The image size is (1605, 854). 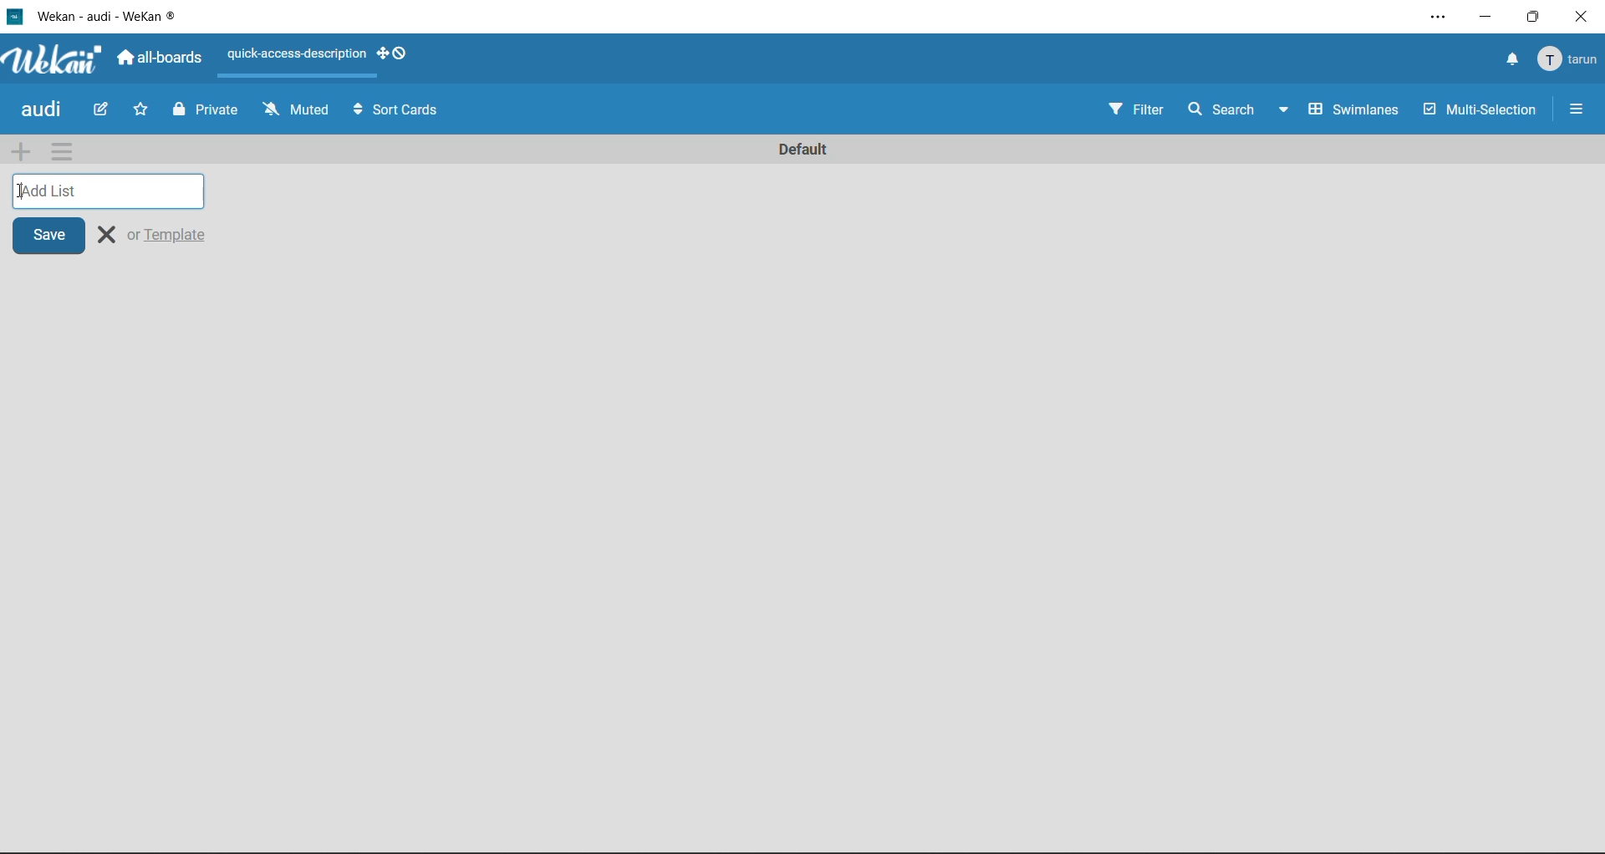 I want to click on Down-arrow, so click(x=1283, y=110).